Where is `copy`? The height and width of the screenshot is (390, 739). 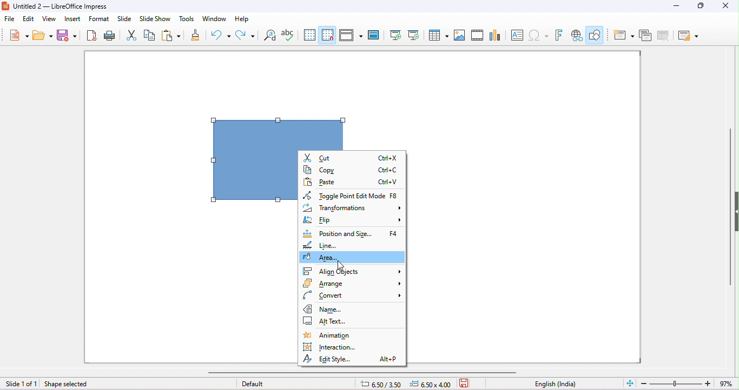 copy is located at coordinates (149, 35).